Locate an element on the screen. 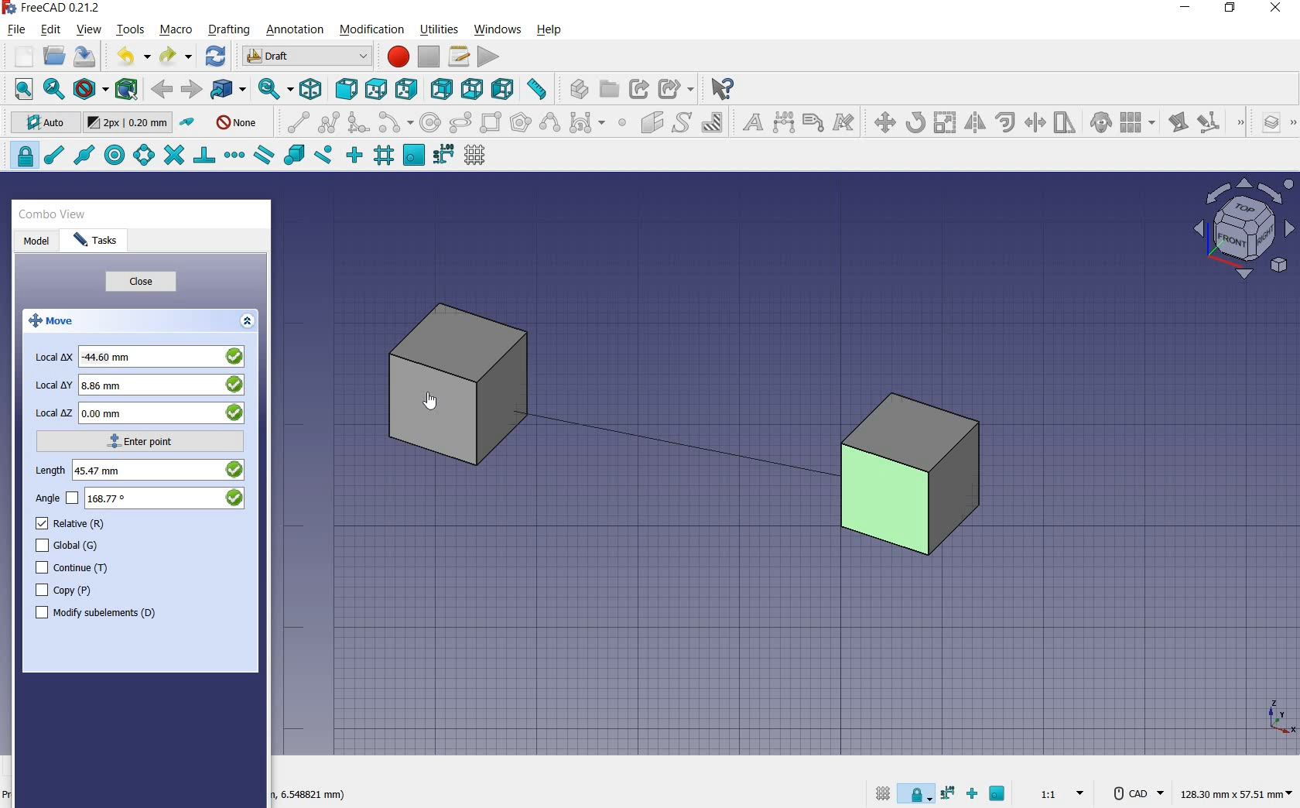  move is located at coordinates (80, 321).